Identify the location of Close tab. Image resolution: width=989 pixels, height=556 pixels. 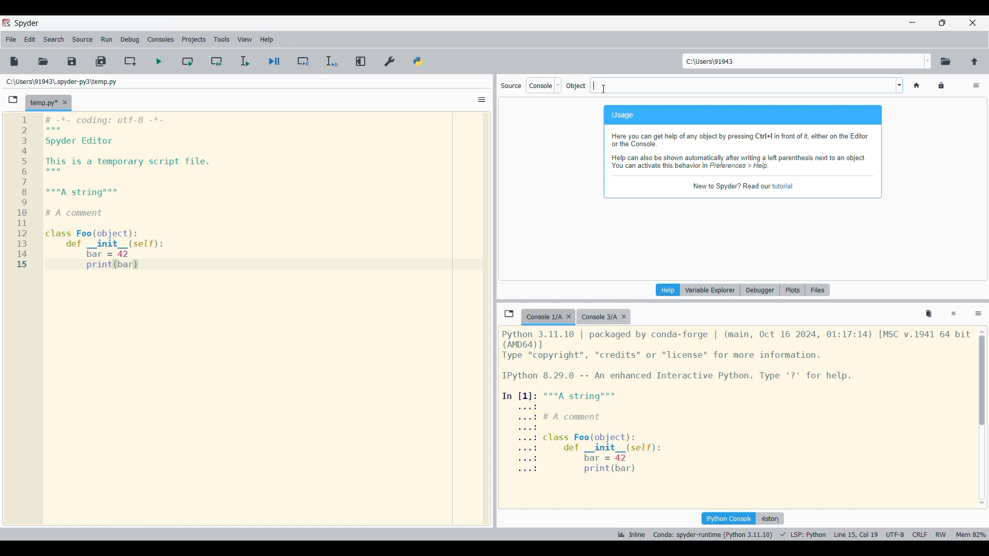
(569, 317).